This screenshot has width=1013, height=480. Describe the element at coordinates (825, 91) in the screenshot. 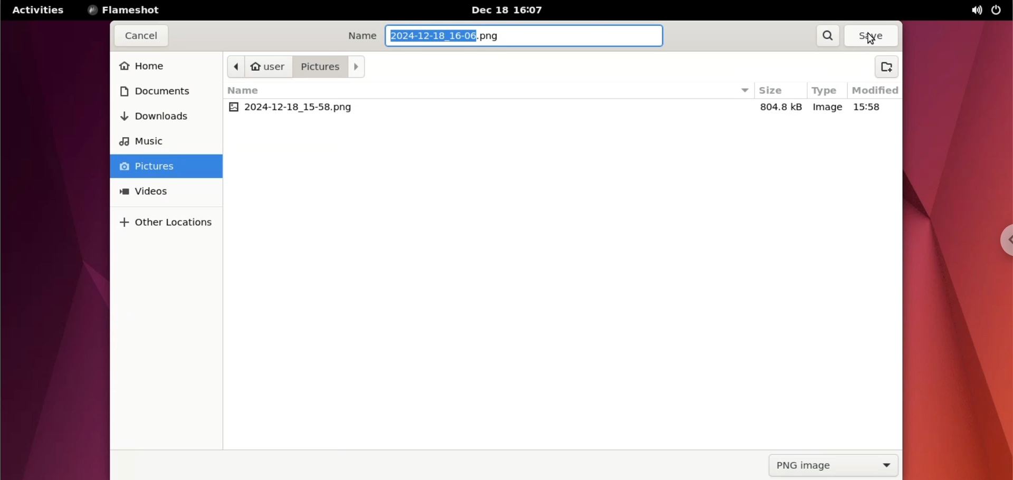

I see `type label` at that location.